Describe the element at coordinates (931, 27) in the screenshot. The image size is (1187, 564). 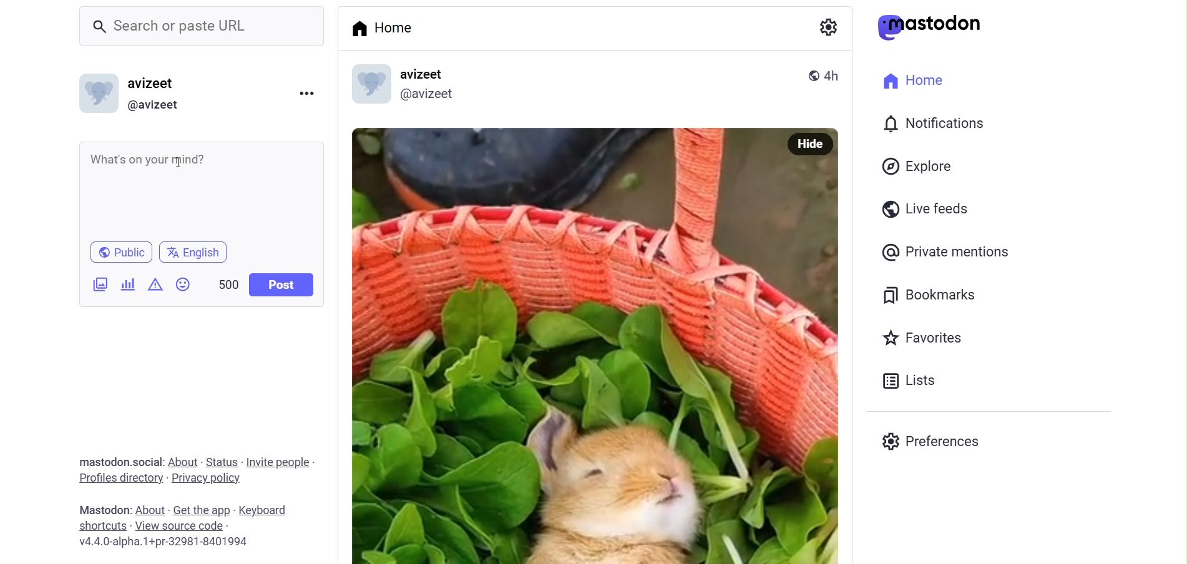
I see `mastodon` at that location.